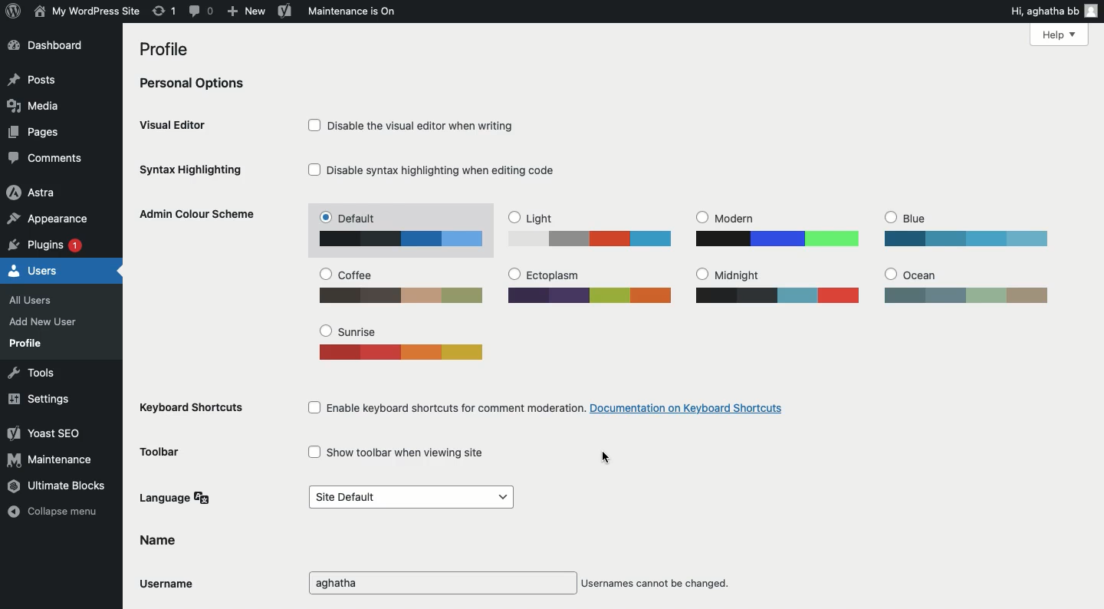 Image resolution: width=1104 pixels, height=609 pixels. I want to click on Enable keyboard shortcuts for comment moderation, so click(445, 409).